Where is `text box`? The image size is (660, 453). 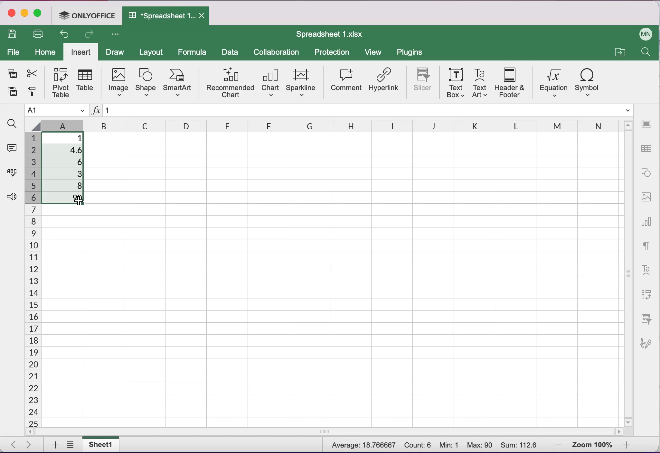 text box is located at coordinates (454, 82).